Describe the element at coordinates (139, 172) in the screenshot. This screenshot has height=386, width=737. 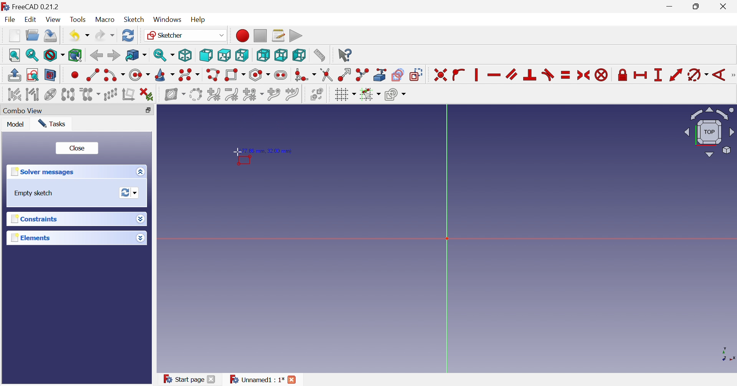
I see `Options` at that location.